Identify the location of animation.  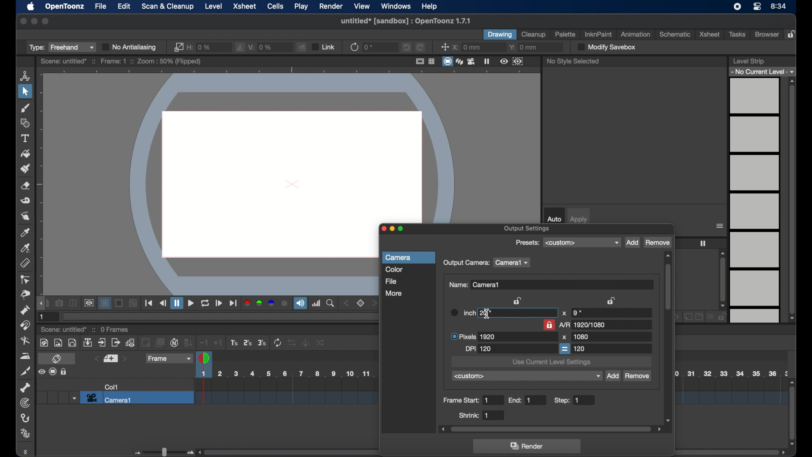
(635, 34).